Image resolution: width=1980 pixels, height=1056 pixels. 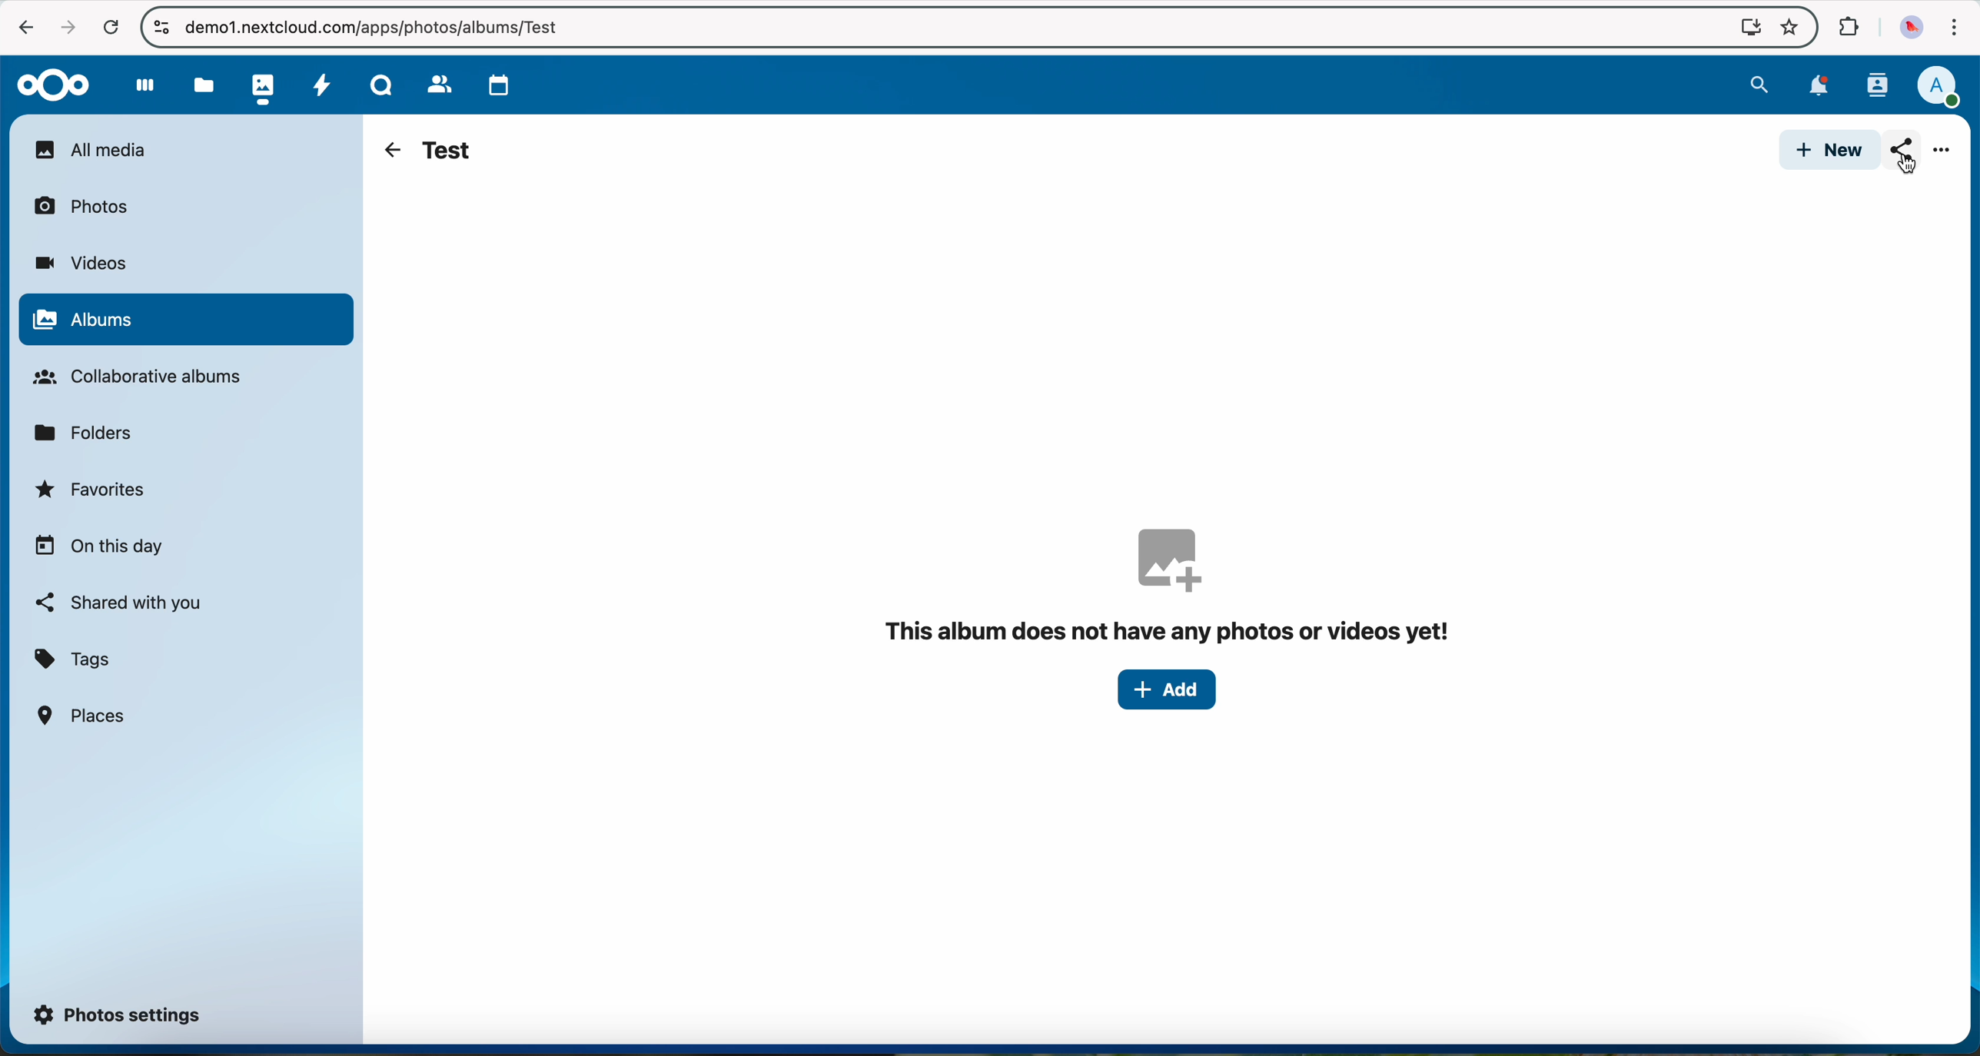 I want to click on navigate back, so click(x=387, y=150).